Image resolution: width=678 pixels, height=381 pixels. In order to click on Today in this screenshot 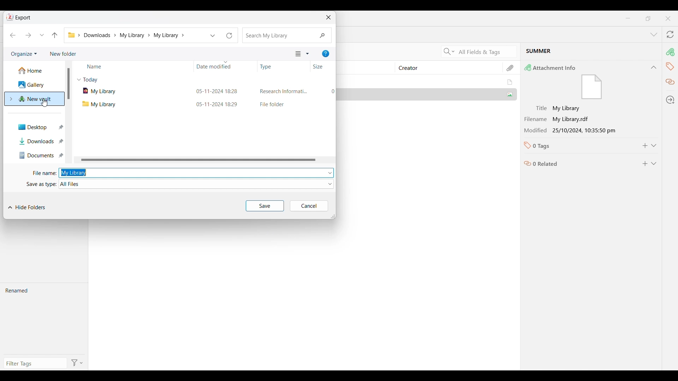, I will do `click(90, 80)`.